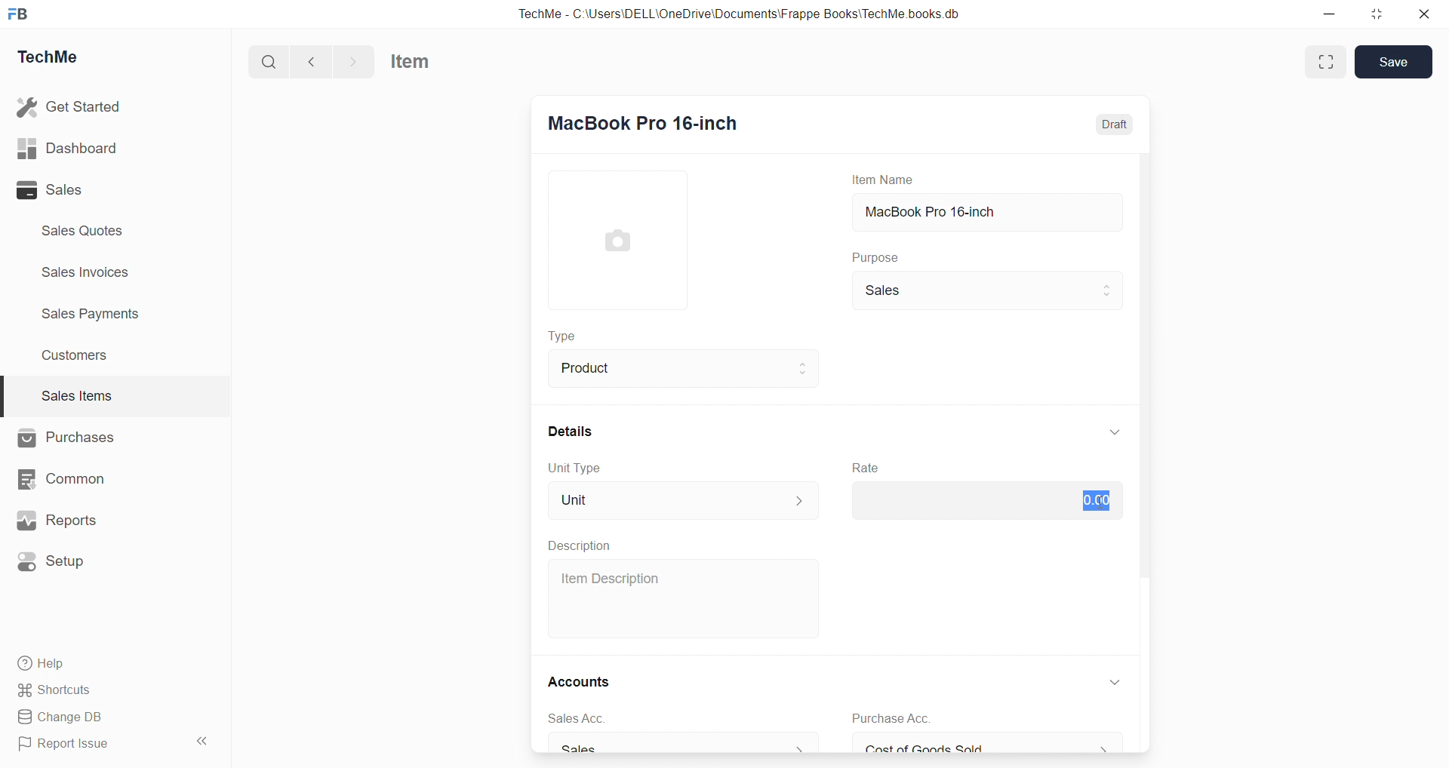 This screenshot has width=1449, height=768. Describe the element at coordinates (1425, 14) in the screenshot. I see `close` at that location.